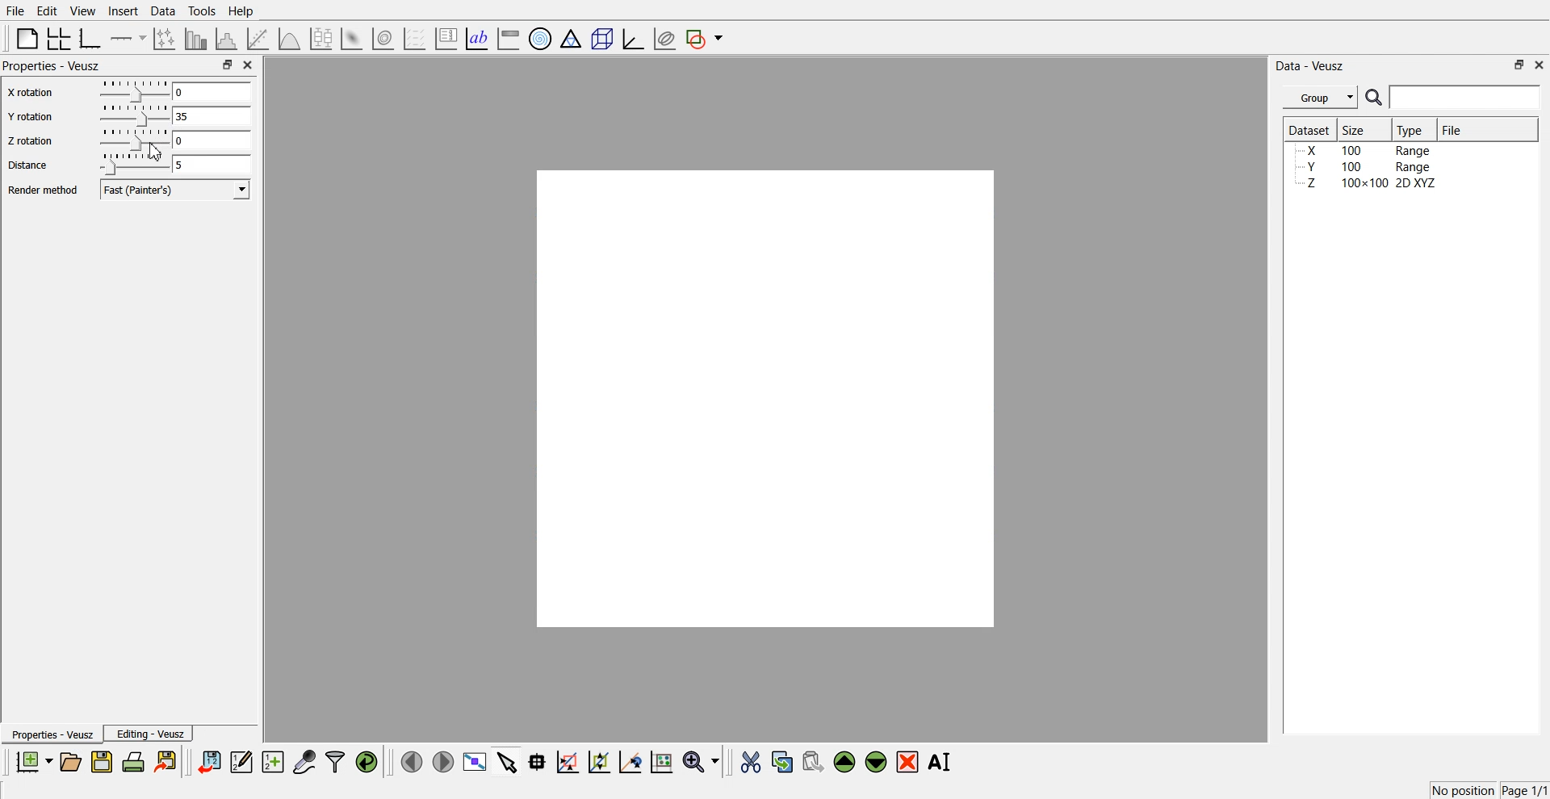 Image resolution: width=1550 pixels, height=799 pixels. I want to click on Search Bar, so click(1454, 97).